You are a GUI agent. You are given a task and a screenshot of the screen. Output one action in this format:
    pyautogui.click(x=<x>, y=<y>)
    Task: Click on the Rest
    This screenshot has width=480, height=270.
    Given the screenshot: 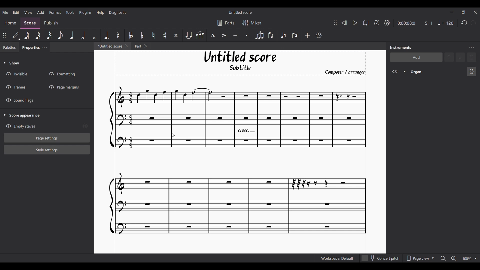 What is the action you would take?
    pyautogui.click(x=118, y=35)
    